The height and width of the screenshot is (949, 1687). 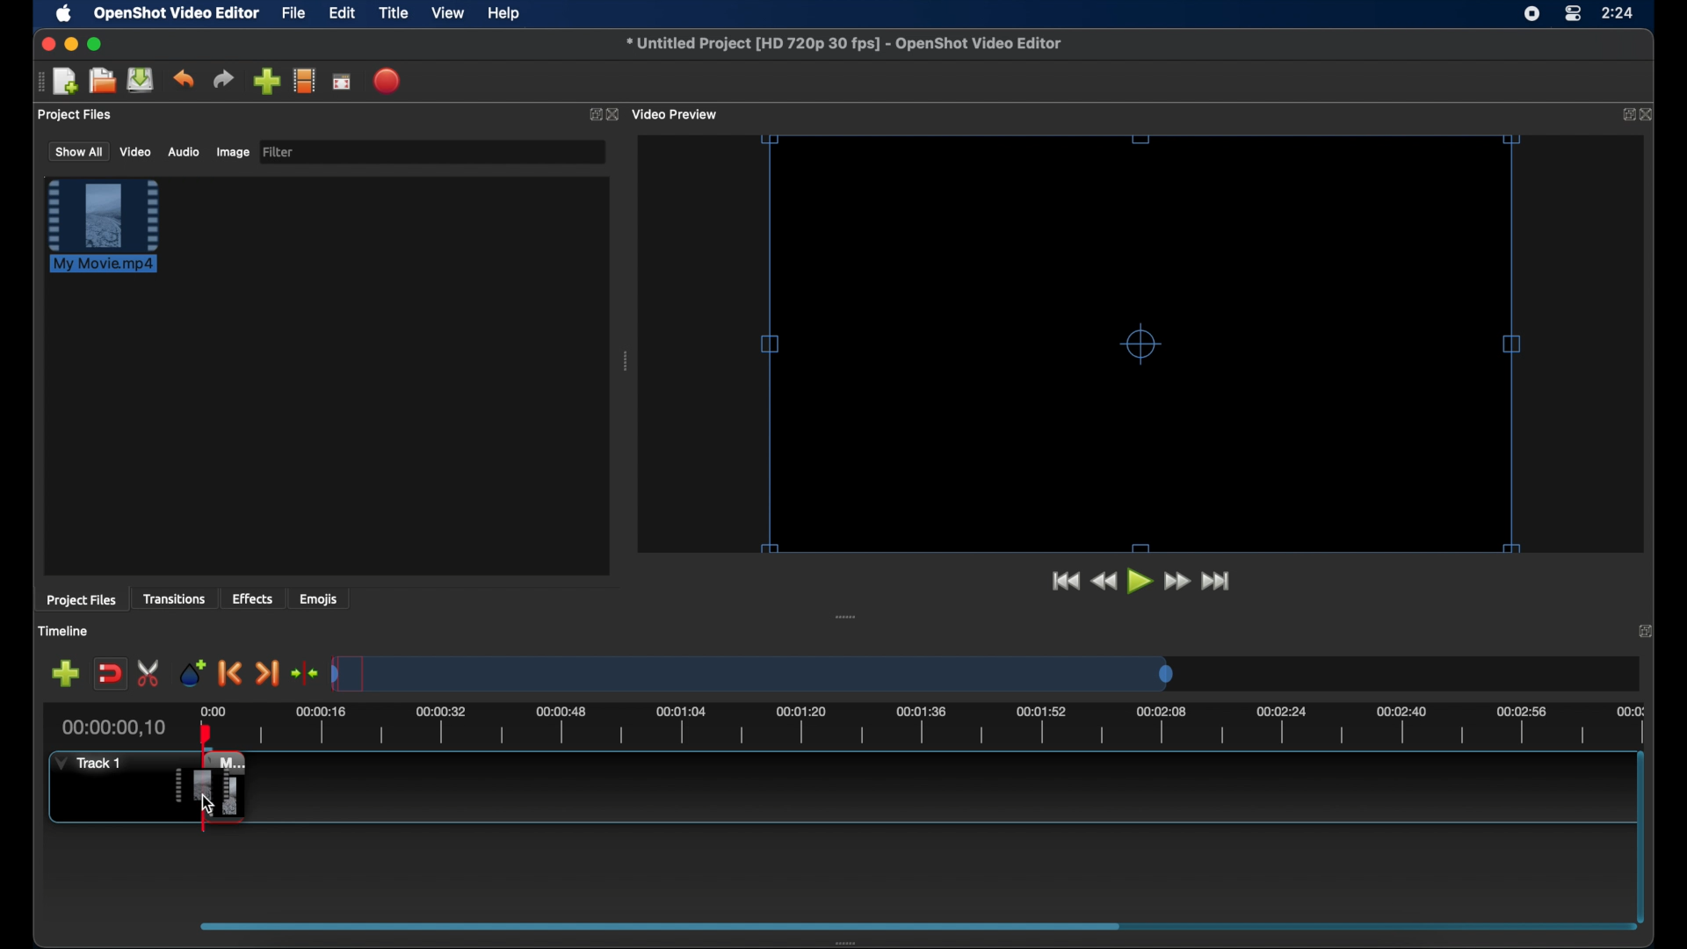 I want to click on close, so click(x=612, y=114).